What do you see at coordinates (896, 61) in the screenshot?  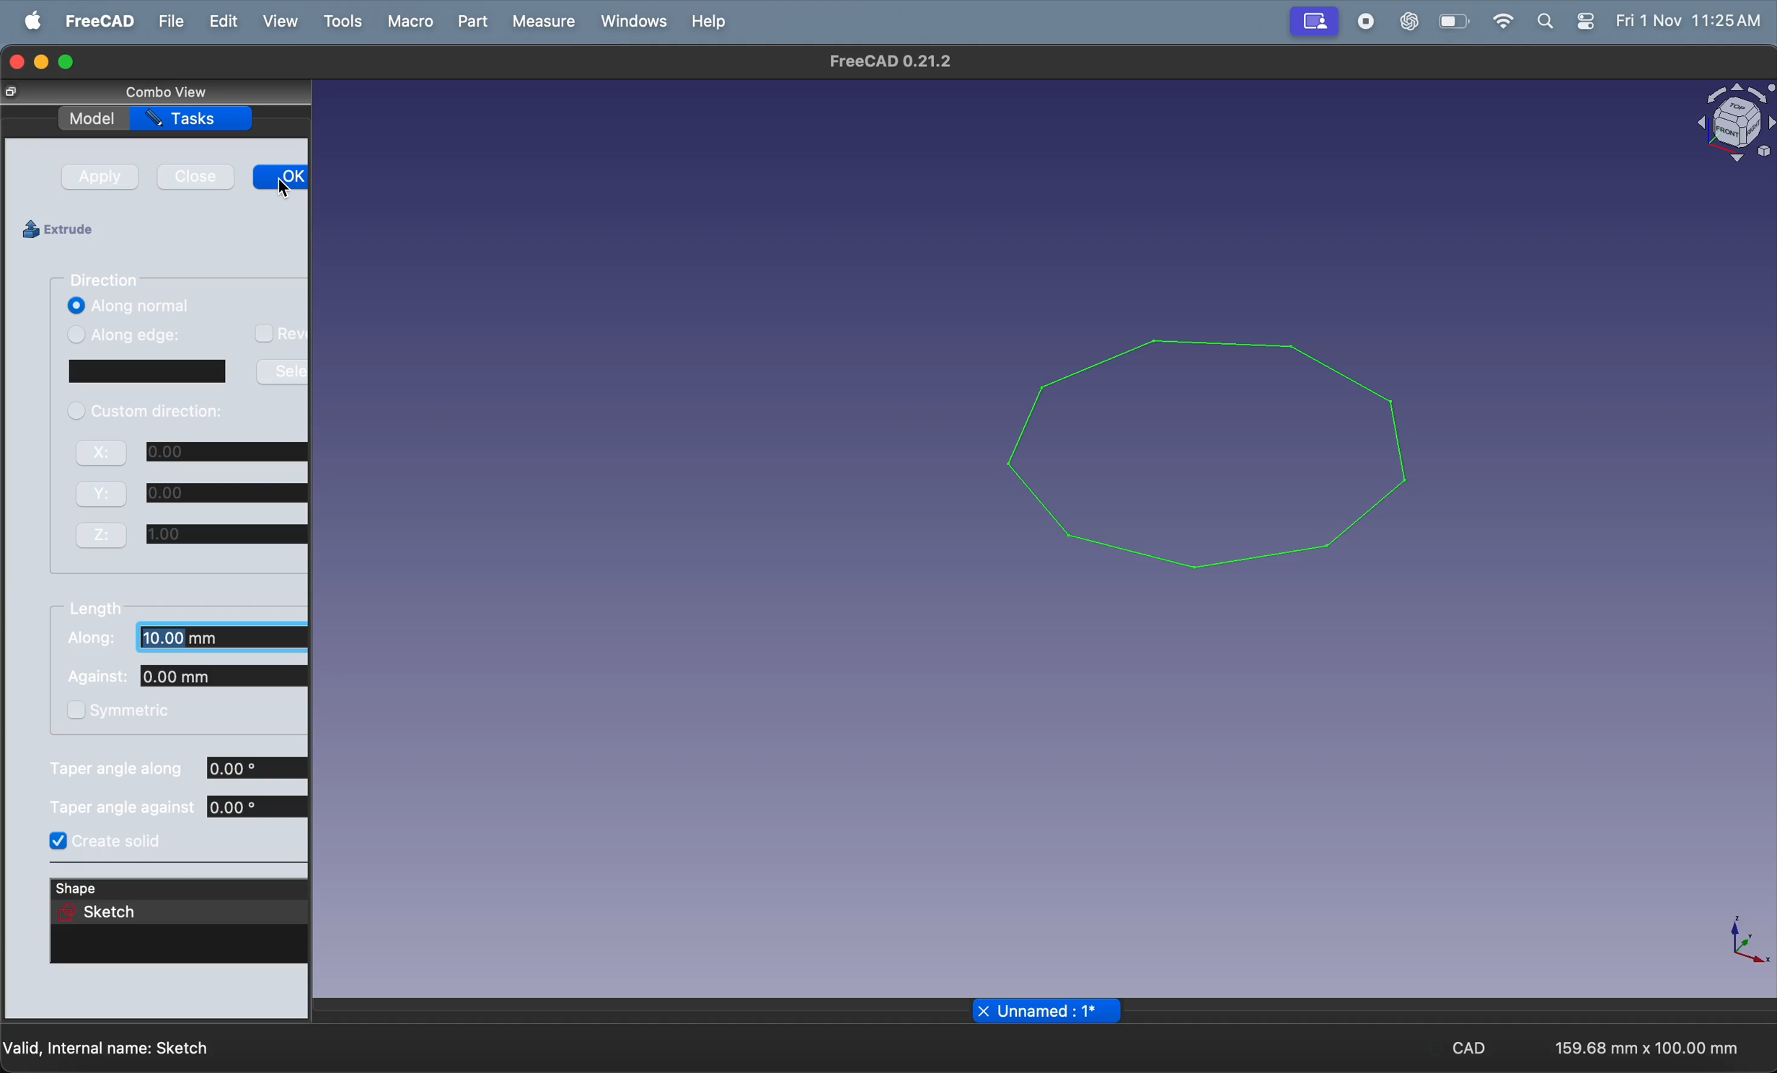 I see `FreeCAD 0.21.2` at bounding box center [896, 61].